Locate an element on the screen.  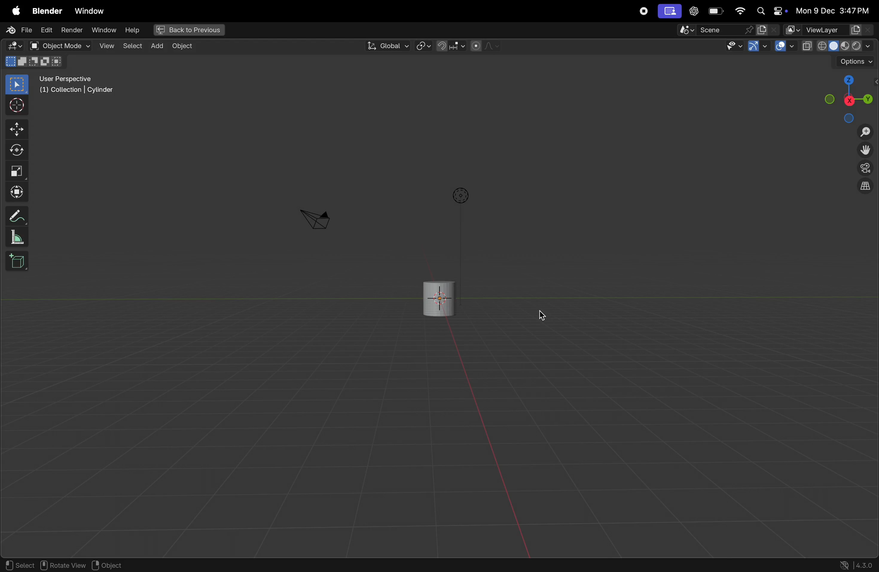
wifi is located at coordinates (740, 11).